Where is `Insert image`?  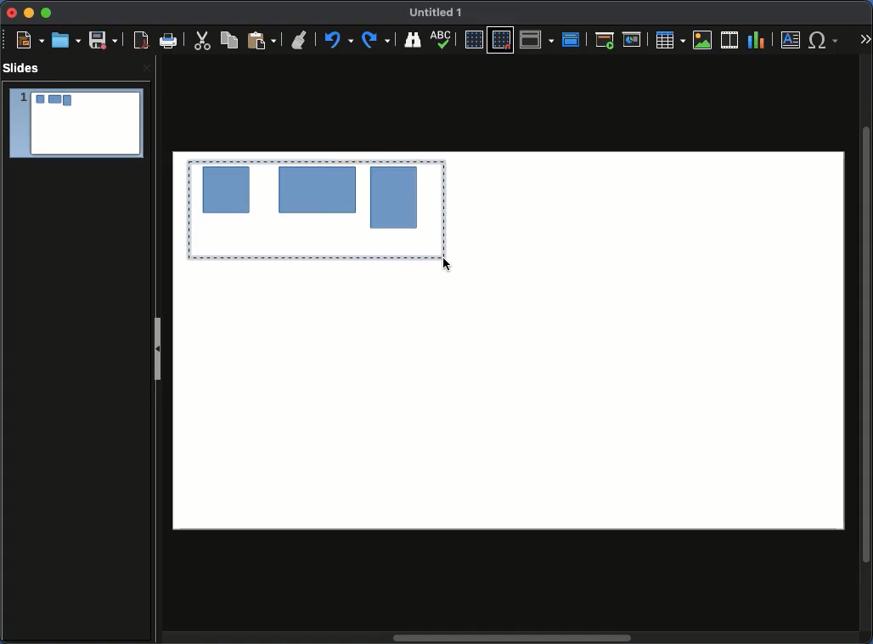 Insert image is located at coordinates (702, 40).